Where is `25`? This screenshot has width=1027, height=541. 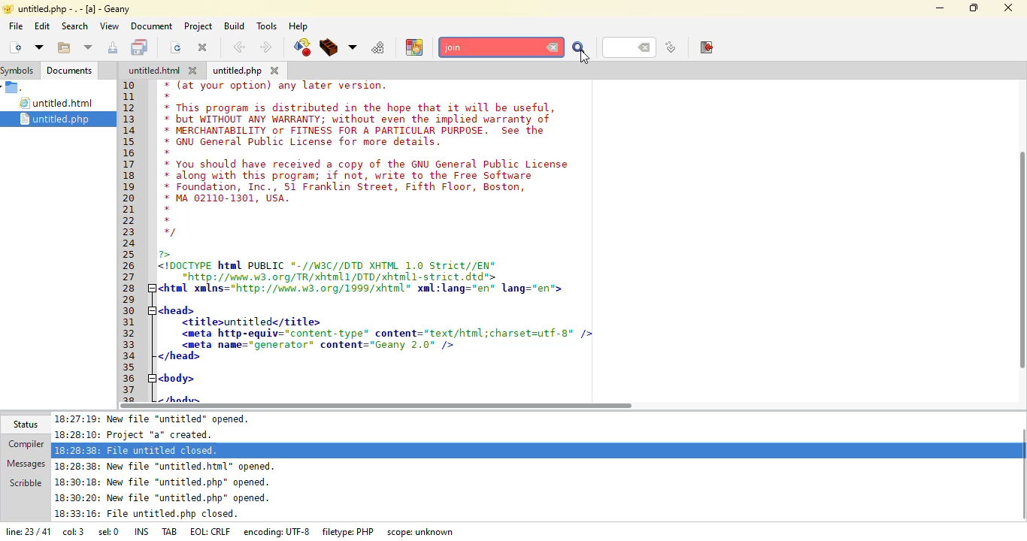
25 is located at coordinates (130, 254).